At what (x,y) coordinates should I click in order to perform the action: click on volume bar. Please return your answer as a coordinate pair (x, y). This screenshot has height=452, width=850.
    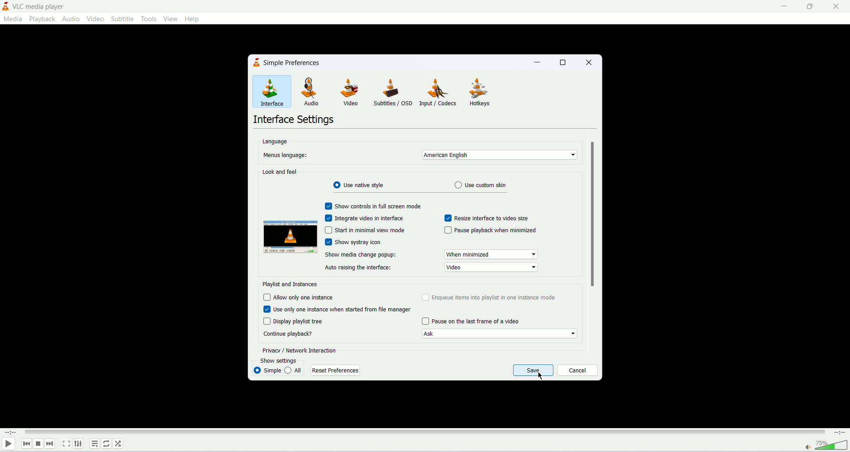
    Looking at the image, I should click on (832, 444).